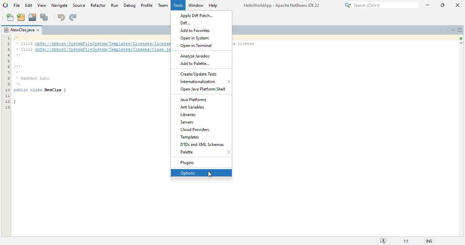 Image resolution: width=465 pixels, height=245 pixels. I want to click on create/update tests, so click(199, 74).